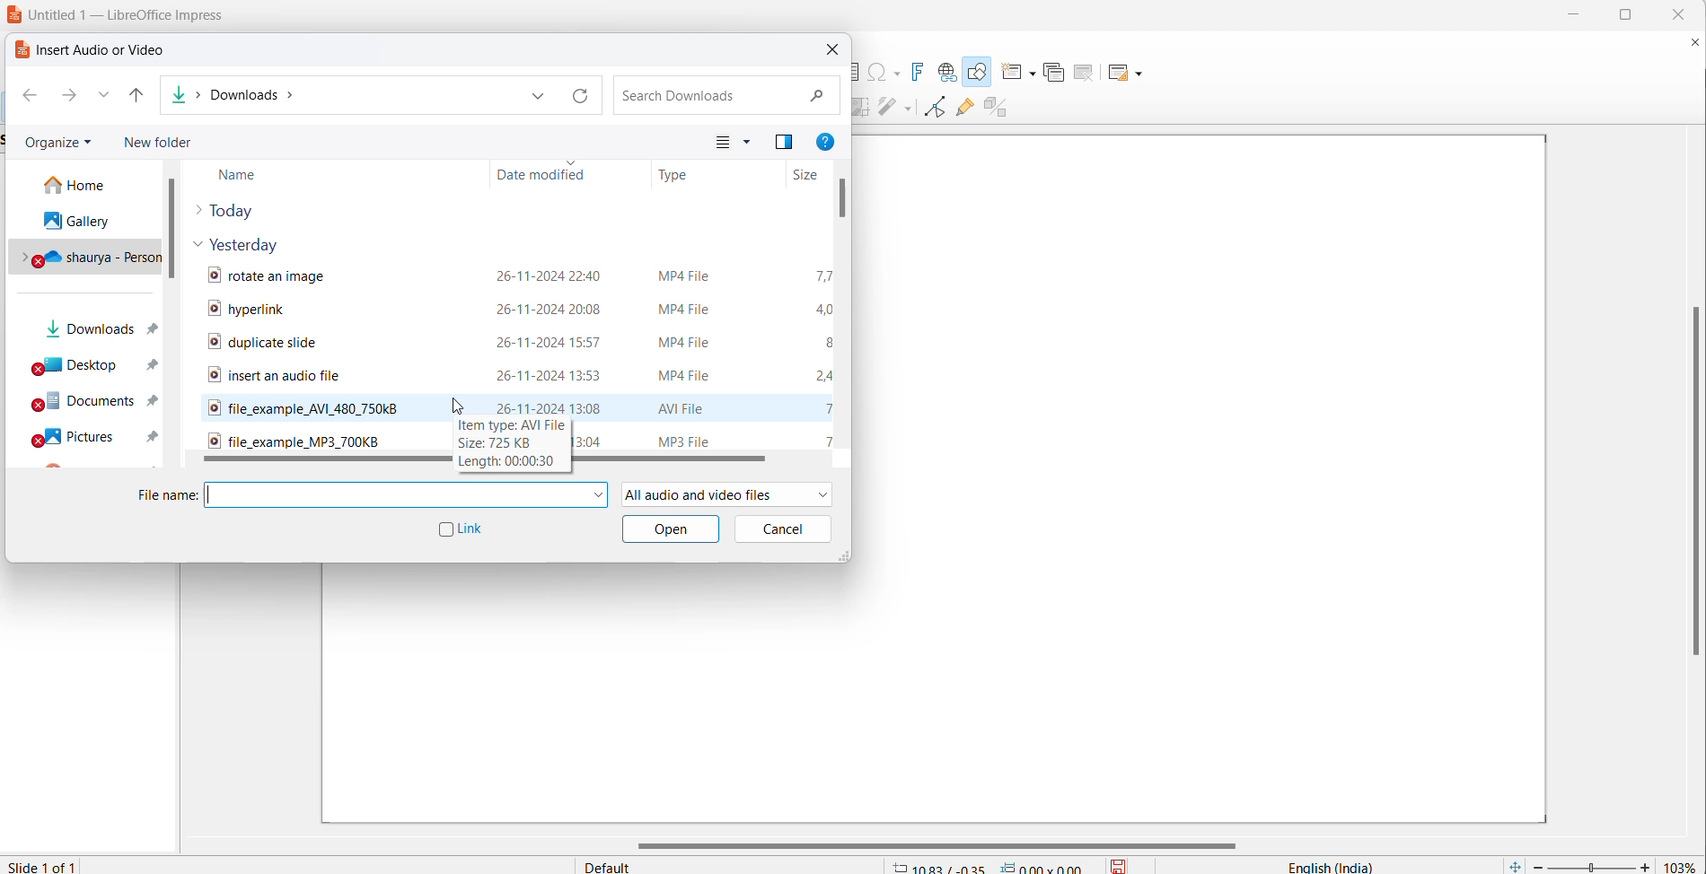 This screenshot has width=1706, height=874. Describe the element at coordinates (1536, 865) in the screenshot. I see `decrease zoom` at that location.